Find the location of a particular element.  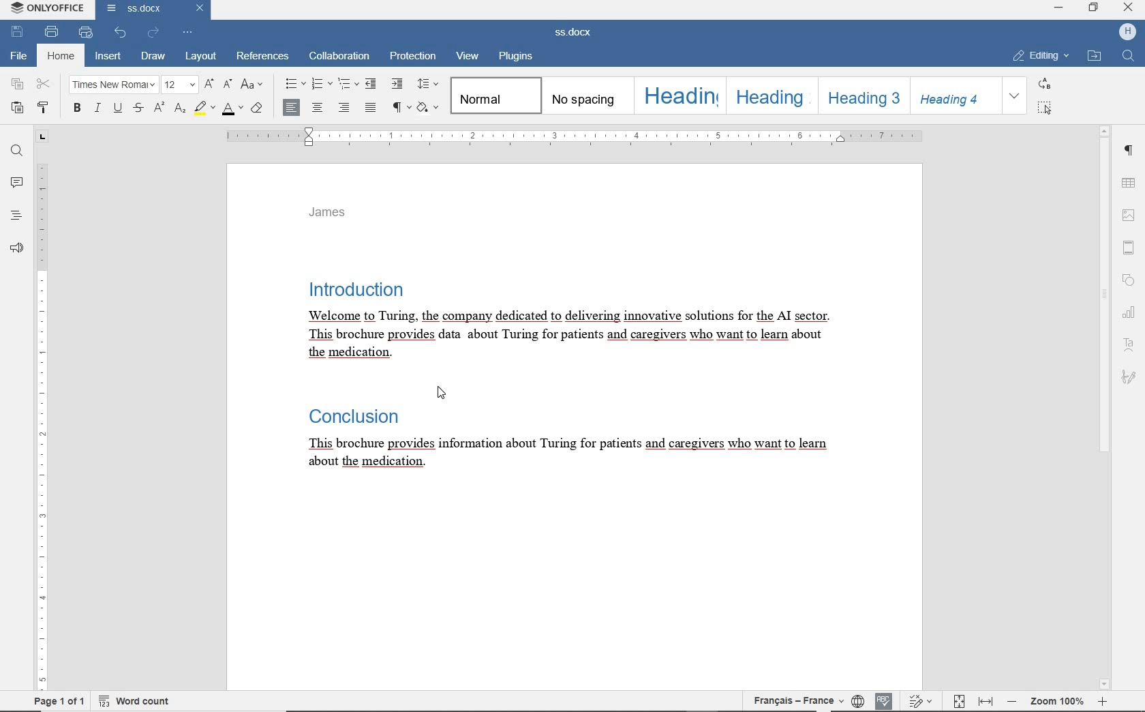

FIT TO PAGE is located at coordinates (959, 700).